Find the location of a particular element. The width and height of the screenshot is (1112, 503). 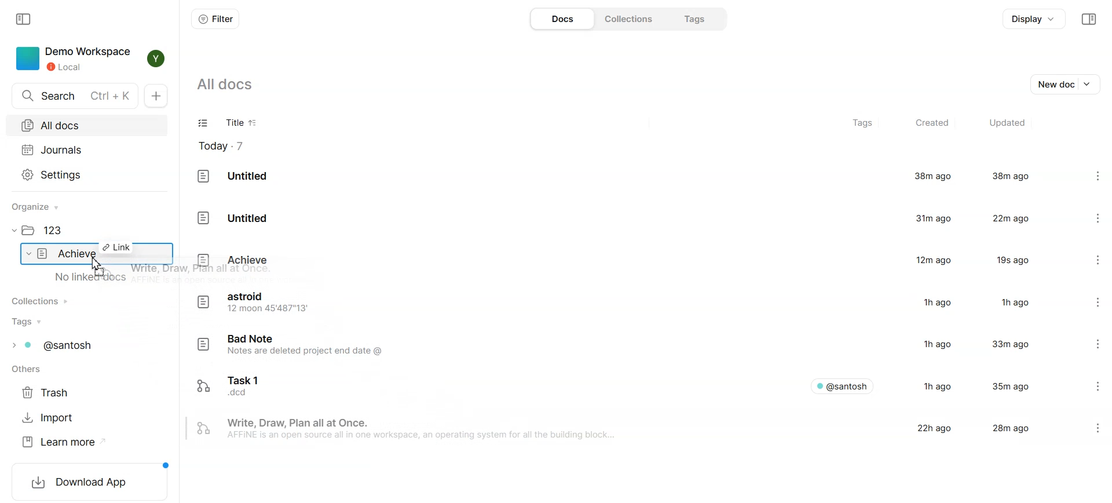

Cursor is located at coordinates (97, 267).